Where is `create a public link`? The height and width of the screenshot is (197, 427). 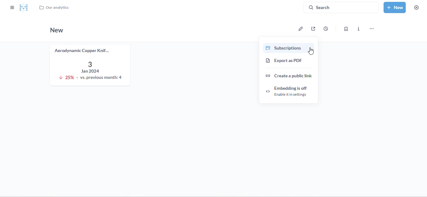 create a public link is located at coordinates (289, 76).